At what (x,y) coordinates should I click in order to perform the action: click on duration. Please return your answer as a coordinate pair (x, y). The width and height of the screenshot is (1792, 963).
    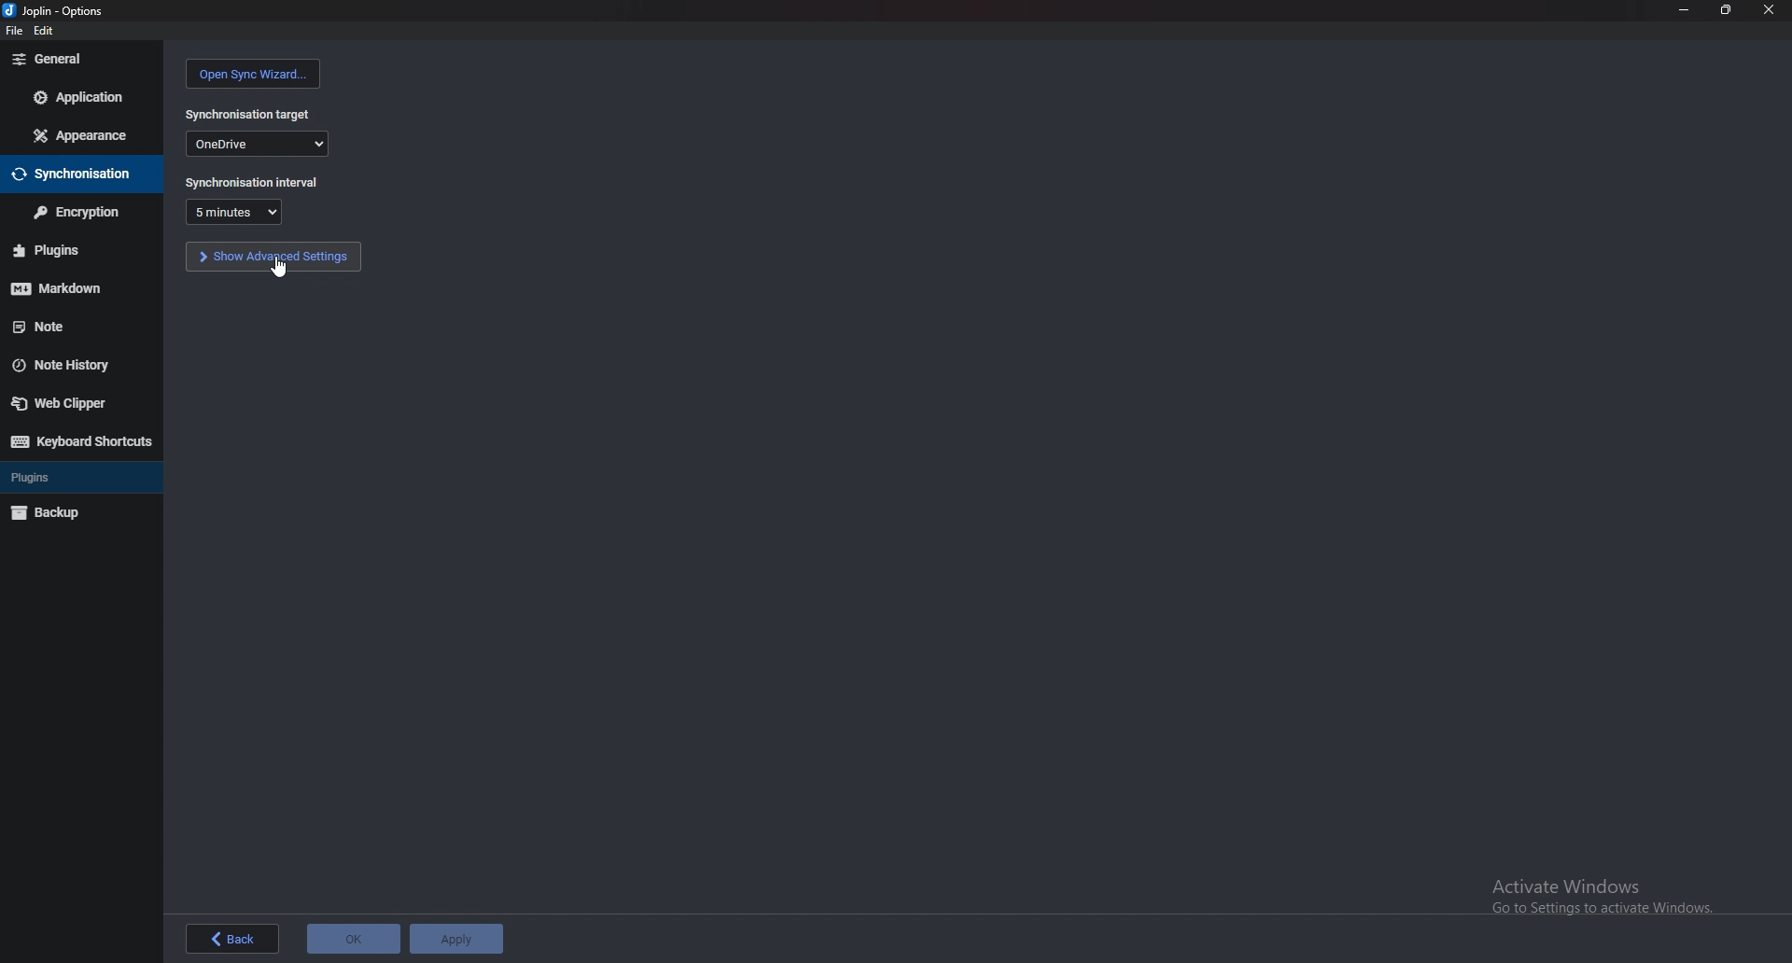
    Looking at the image, I should click on (233, 213).